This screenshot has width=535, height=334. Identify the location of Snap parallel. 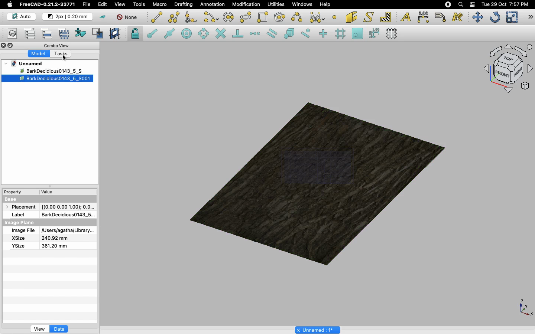
(272, 33).